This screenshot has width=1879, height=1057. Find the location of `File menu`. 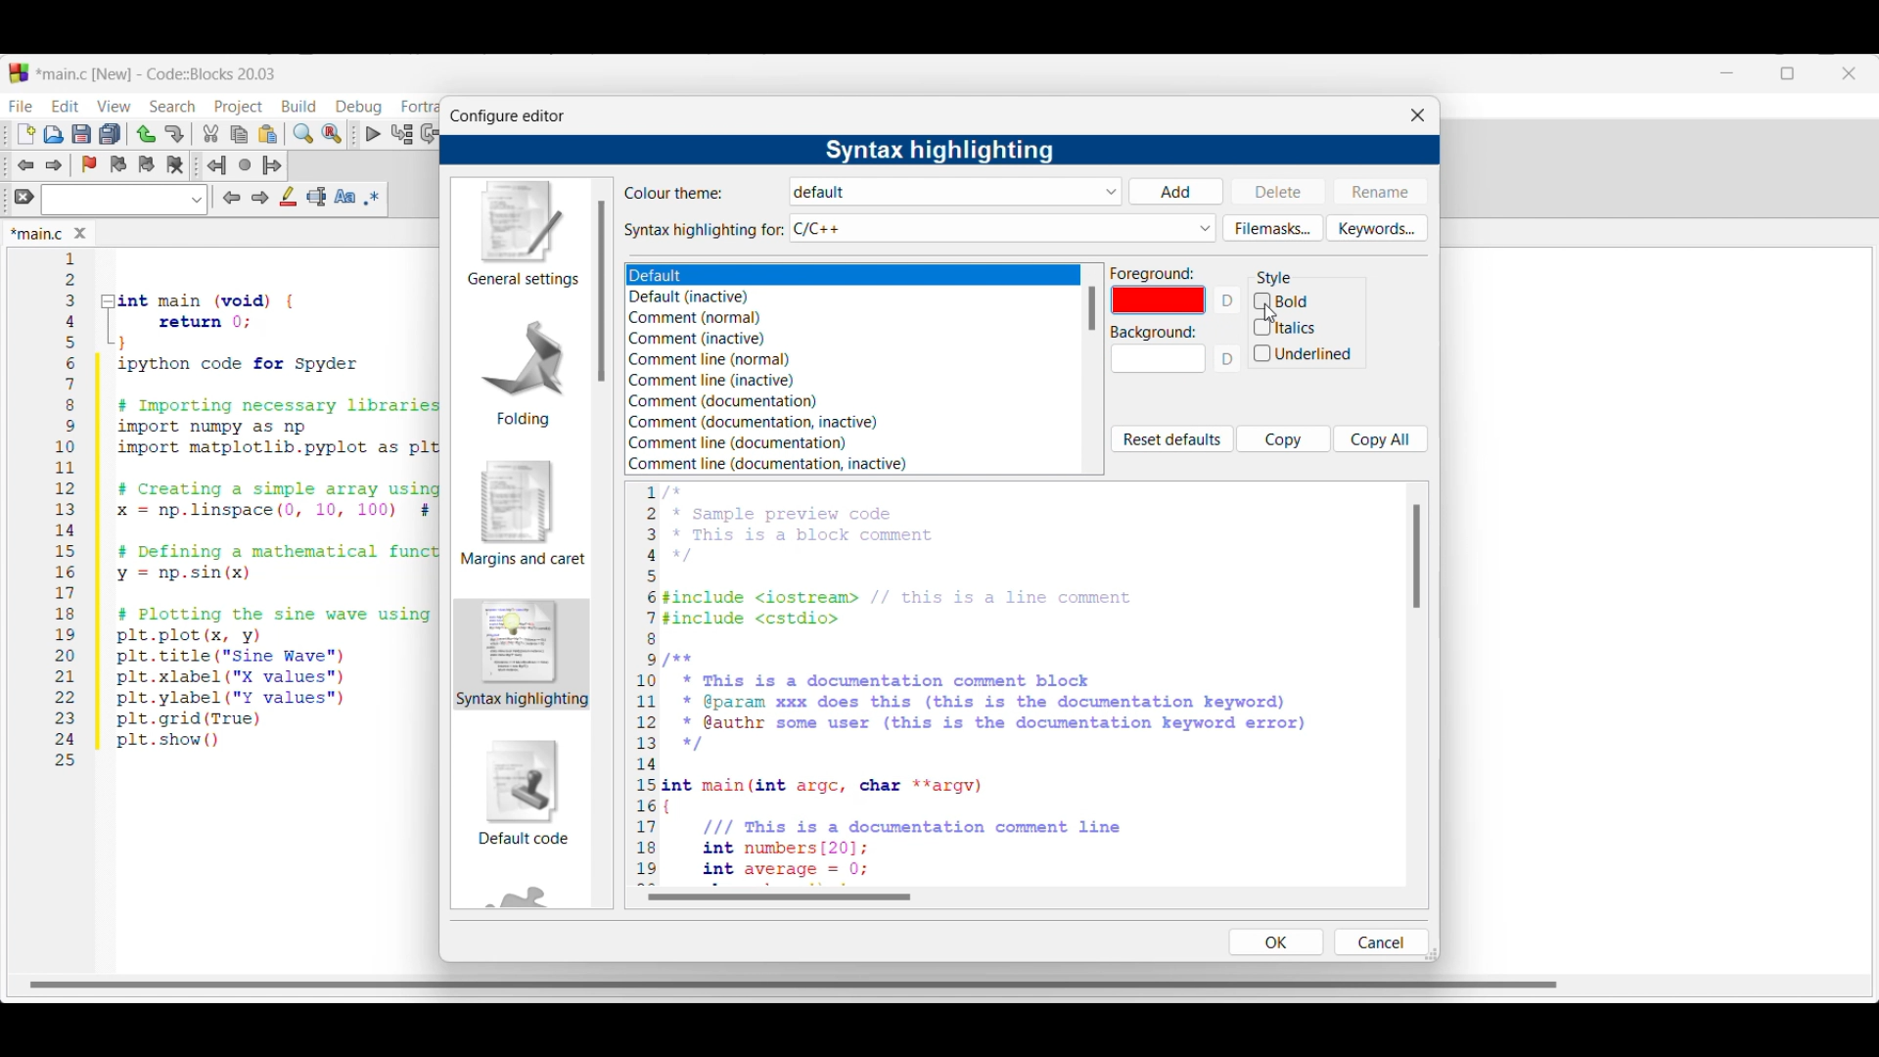

File menu is located at coordinates (21, 106).